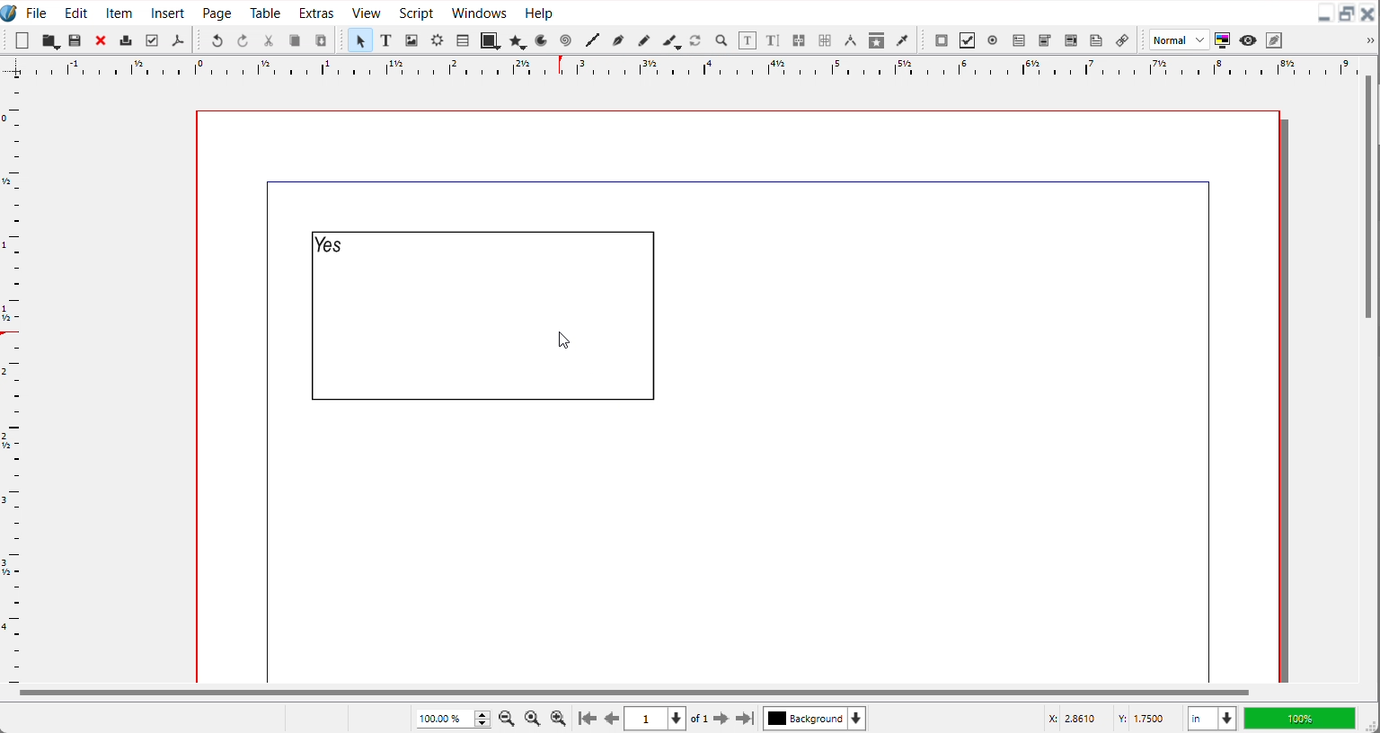 The width and height of the screenshot is (1380, 733). I want to click on Text Frame, so click(386, 40).